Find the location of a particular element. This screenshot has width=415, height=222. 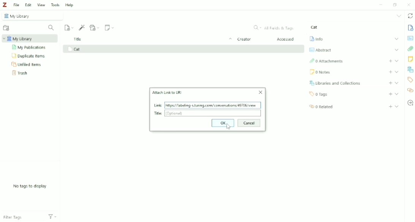

Title is located at coordinates (157, 114).